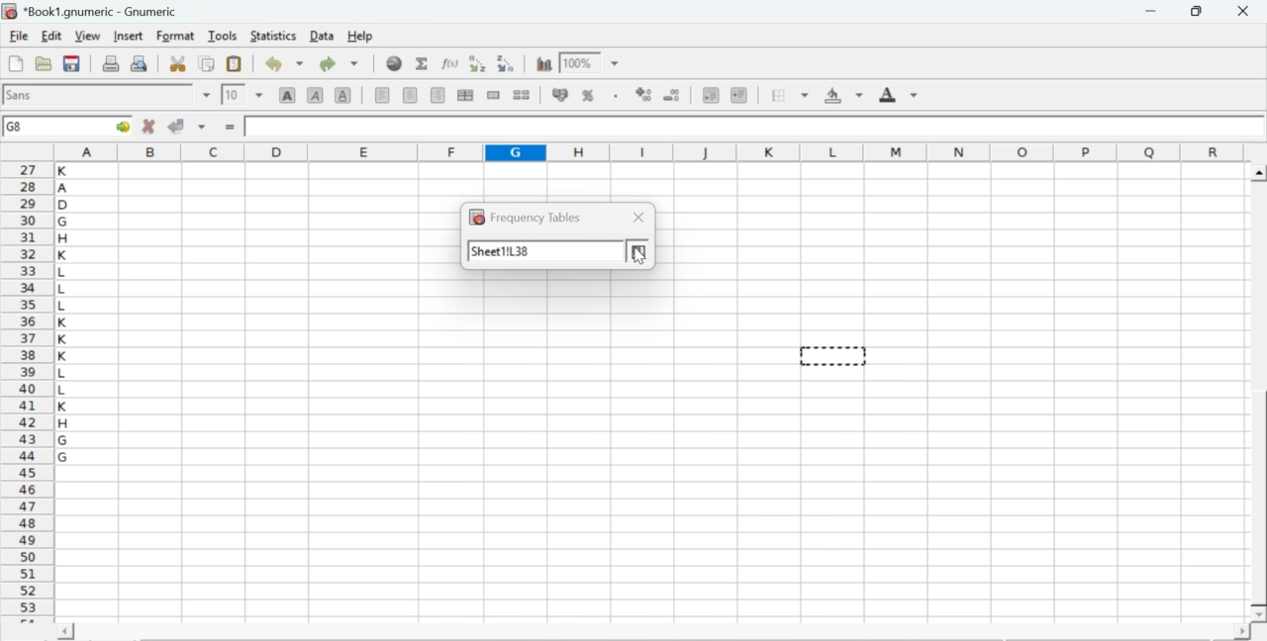 The height and width of the screenshot is (641, 1267). What do you see at coordinates (42, 63) in the screenshot?
I see `open` at bounding box center [42, 63].